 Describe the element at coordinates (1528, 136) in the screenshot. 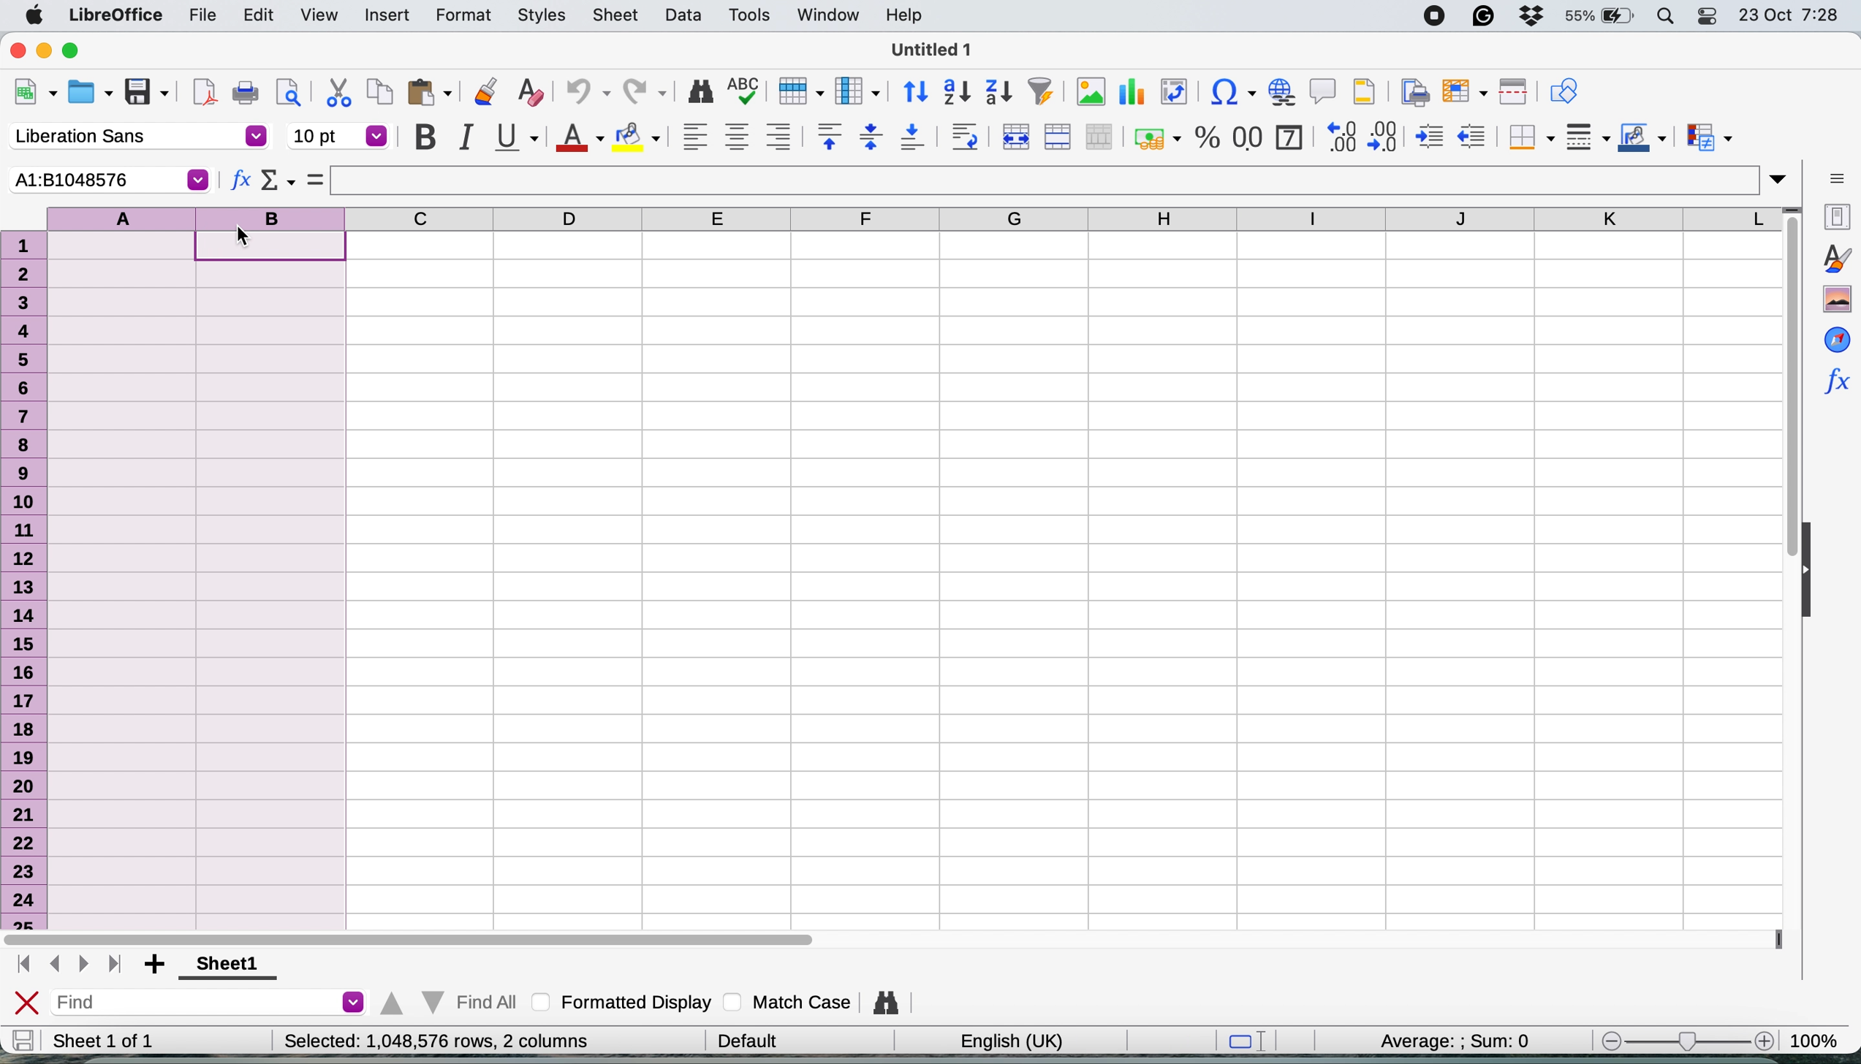

I see `borders` at that location.